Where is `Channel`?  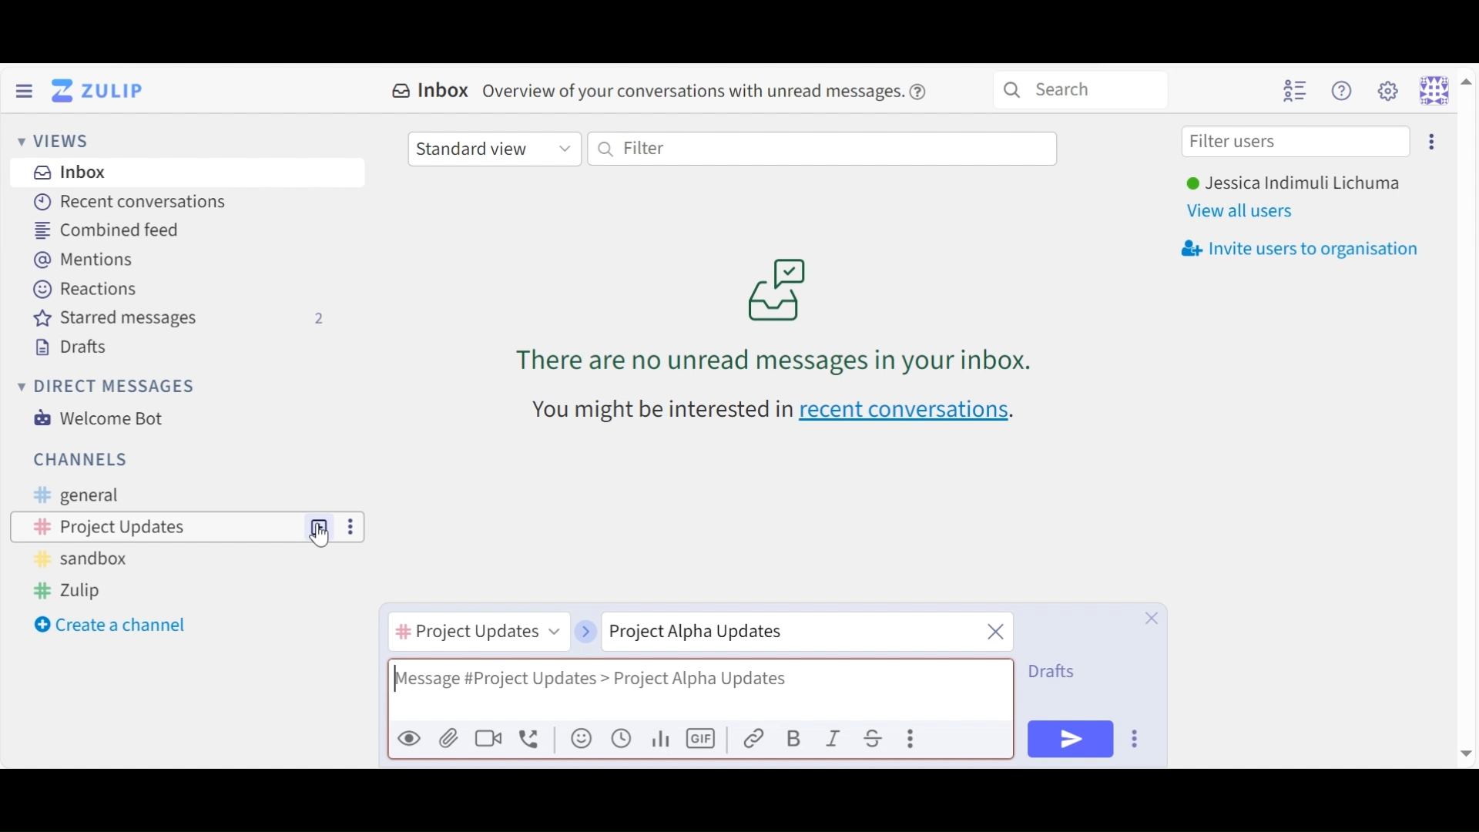
Channel is located at coordinates (158, 526).